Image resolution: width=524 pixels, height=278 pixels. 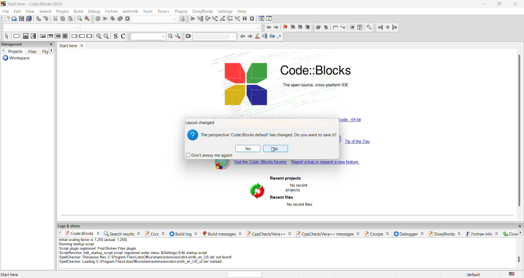 What do you see at coordinates (20, 19) in the screenshot?
I see `save` at bounding box center [20, 19].